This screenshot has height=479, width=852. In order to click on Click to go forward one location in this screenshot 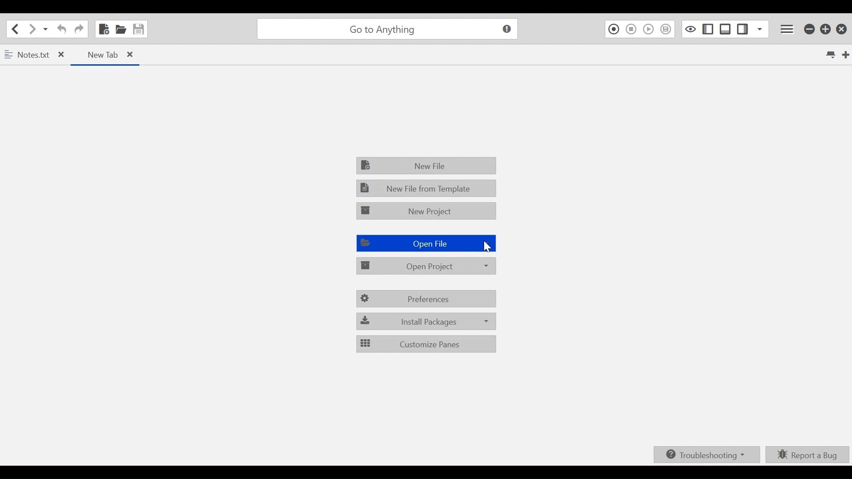, I will do `click(32, 29)`.